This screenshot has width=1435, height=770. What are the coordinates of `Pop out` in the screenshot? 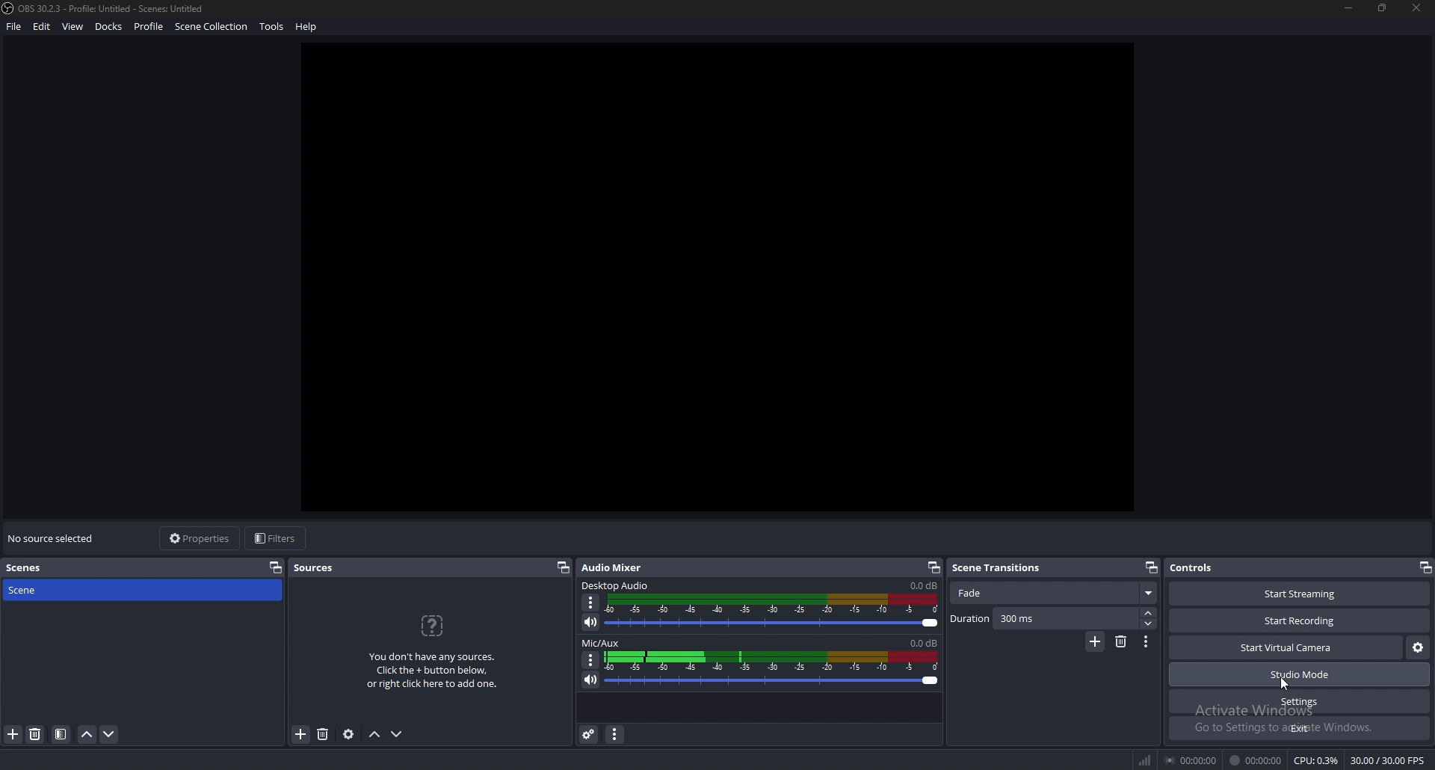 It's located at (1151, 567).